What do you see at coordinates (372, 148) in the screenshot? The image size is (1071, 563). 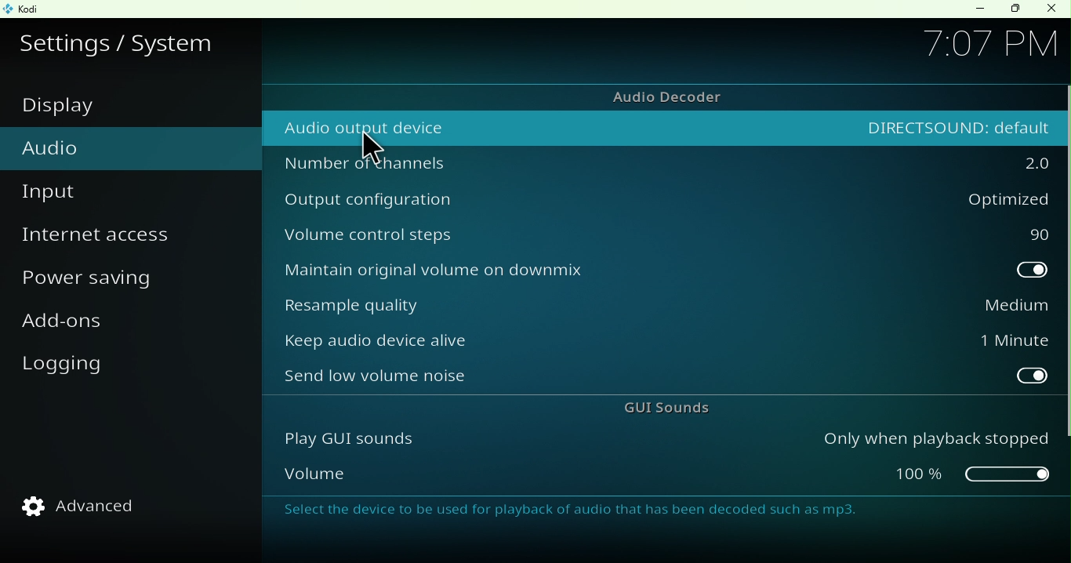 I see `Cursor` at bounding box center [372, 148].